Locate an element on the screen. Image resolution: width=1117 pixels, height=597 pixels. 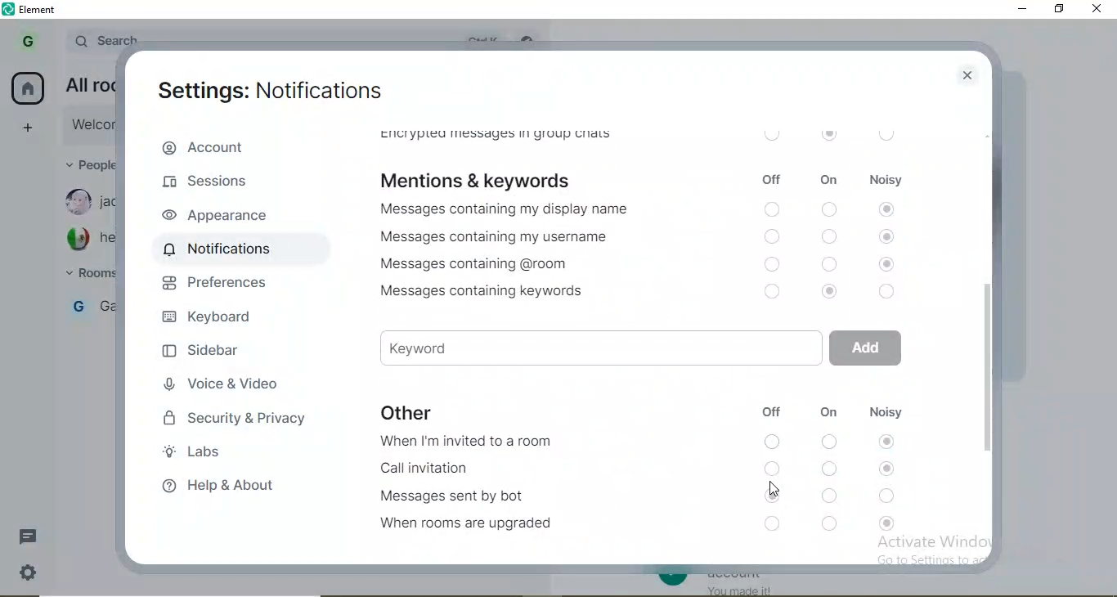
noisy switch is located at coordinates (889, 209).